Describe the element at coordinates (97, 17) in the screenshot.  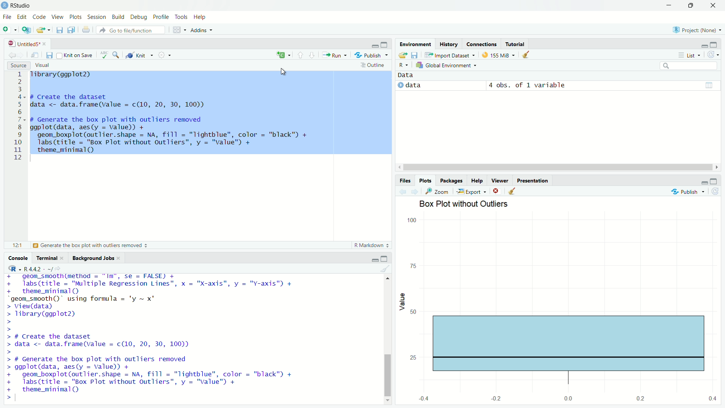
I see `Session` at that location.